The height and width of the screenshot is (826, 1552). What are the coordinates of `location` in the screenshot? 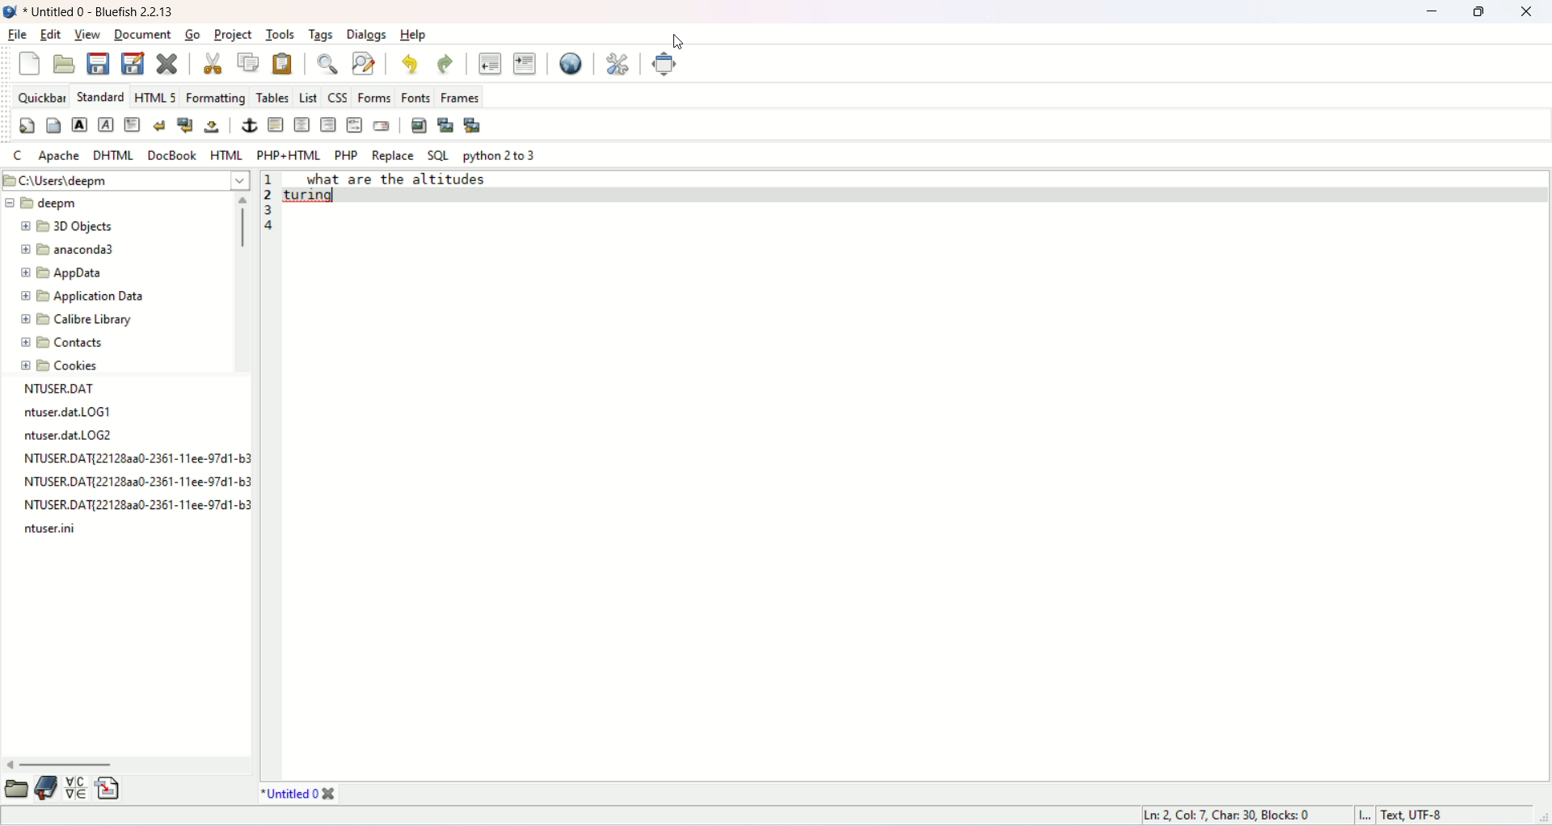 It's located at (124, 181).